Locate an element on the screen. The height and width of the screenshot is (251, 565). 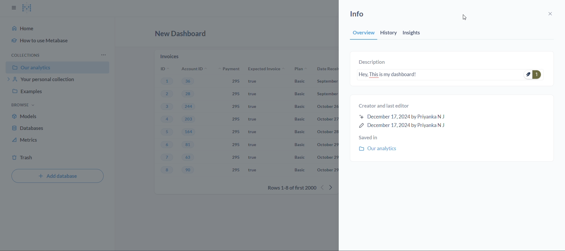
insights is located at coordinates (416, 34).